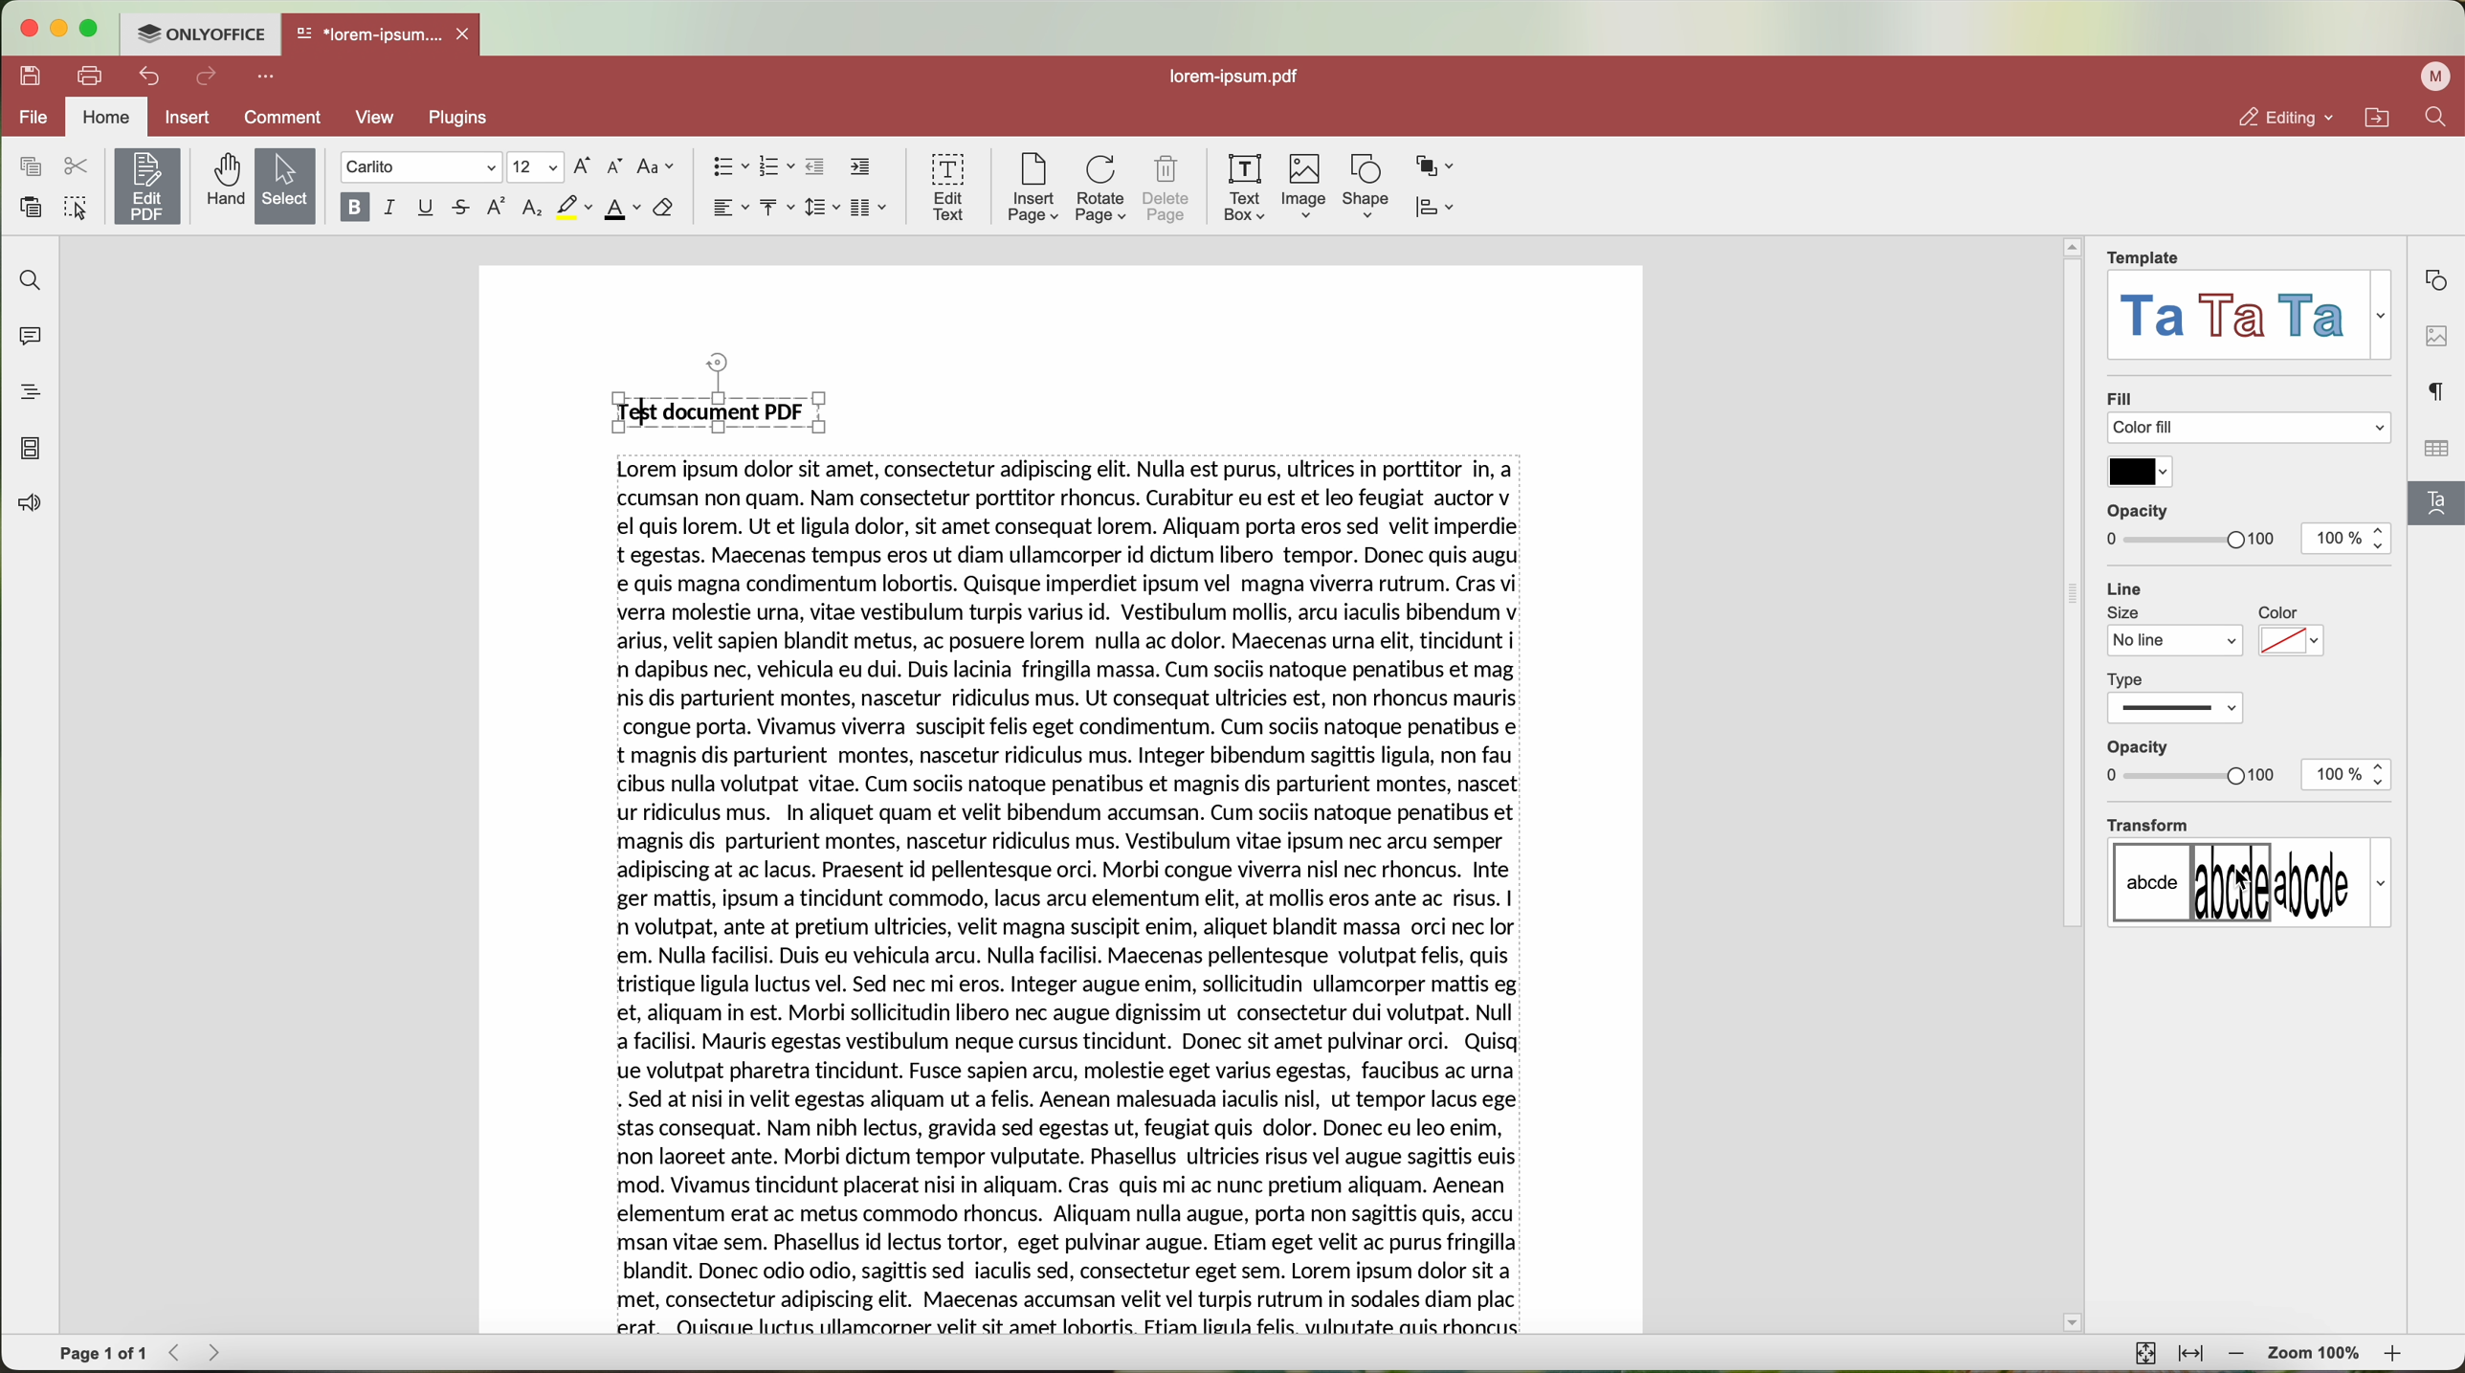  I want to click on undo, so click(146, 78).